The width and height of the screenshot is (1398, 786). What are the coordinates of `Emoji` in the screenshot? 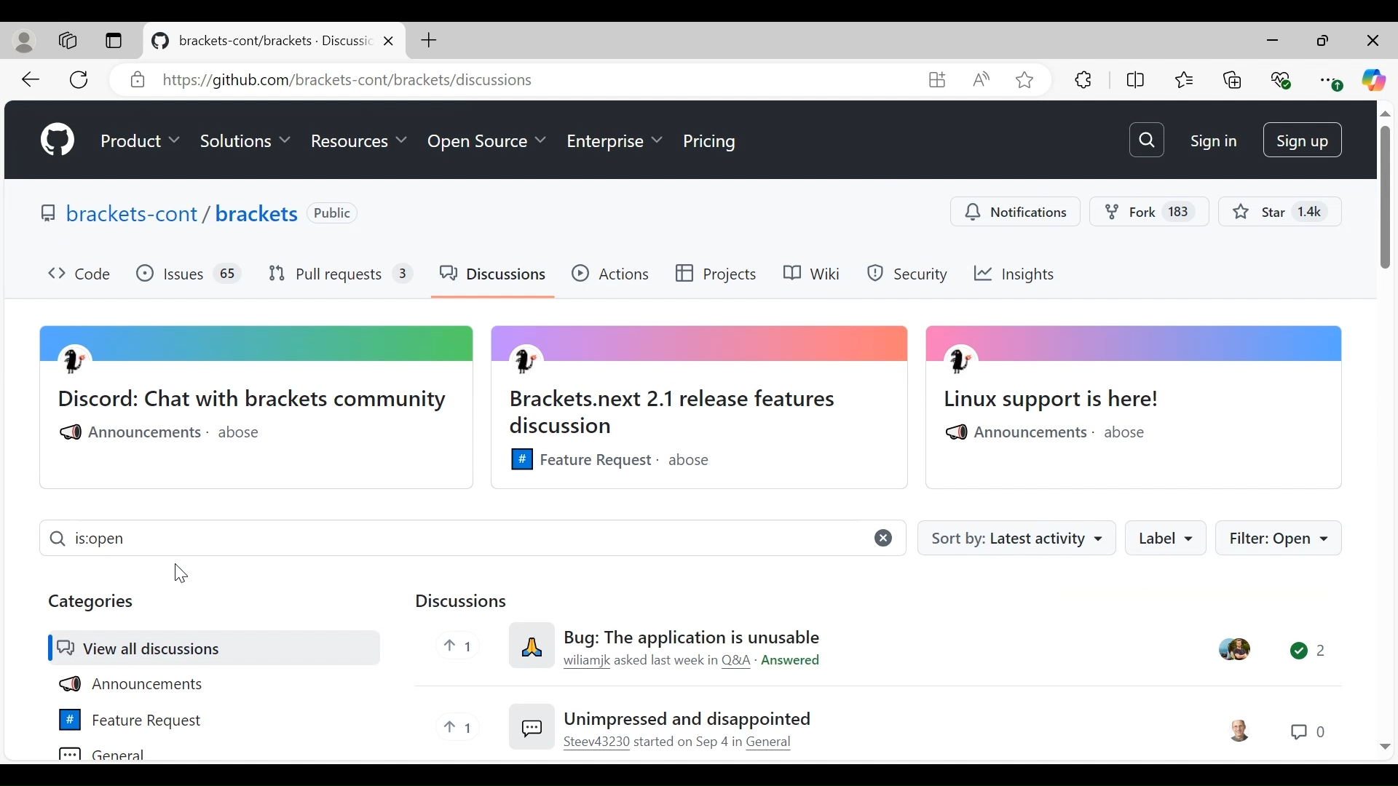 It's located at (532, 645).